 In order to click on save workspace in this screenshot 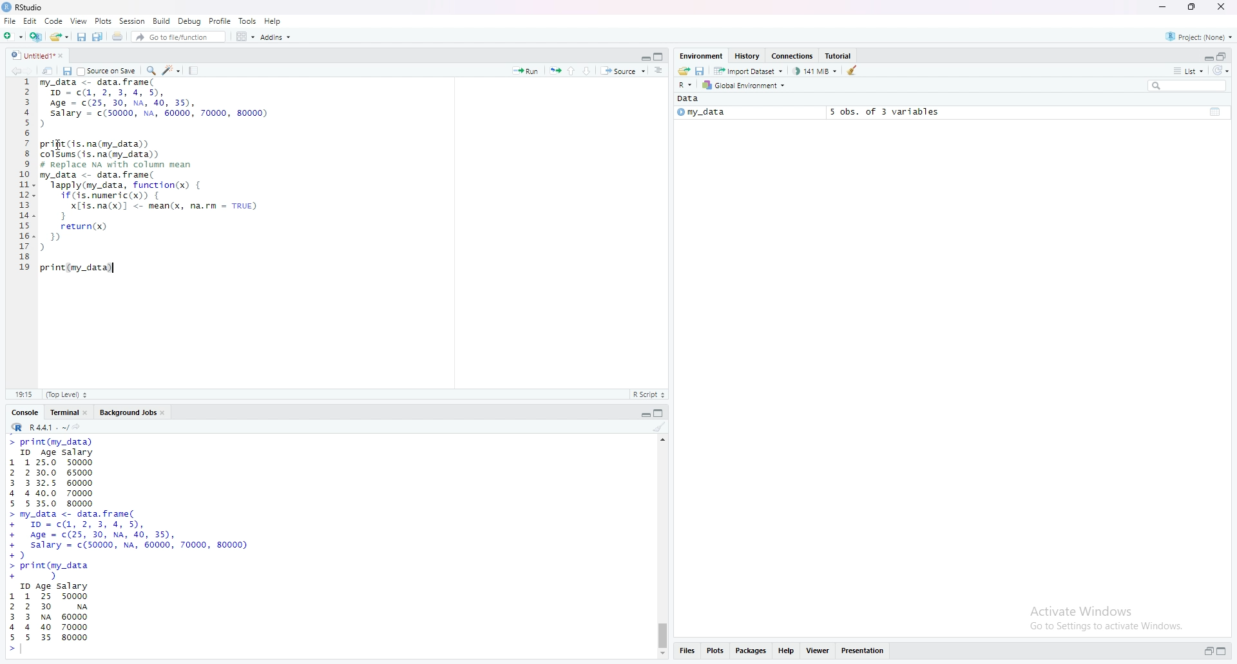, I will do `click(701, 72)`.